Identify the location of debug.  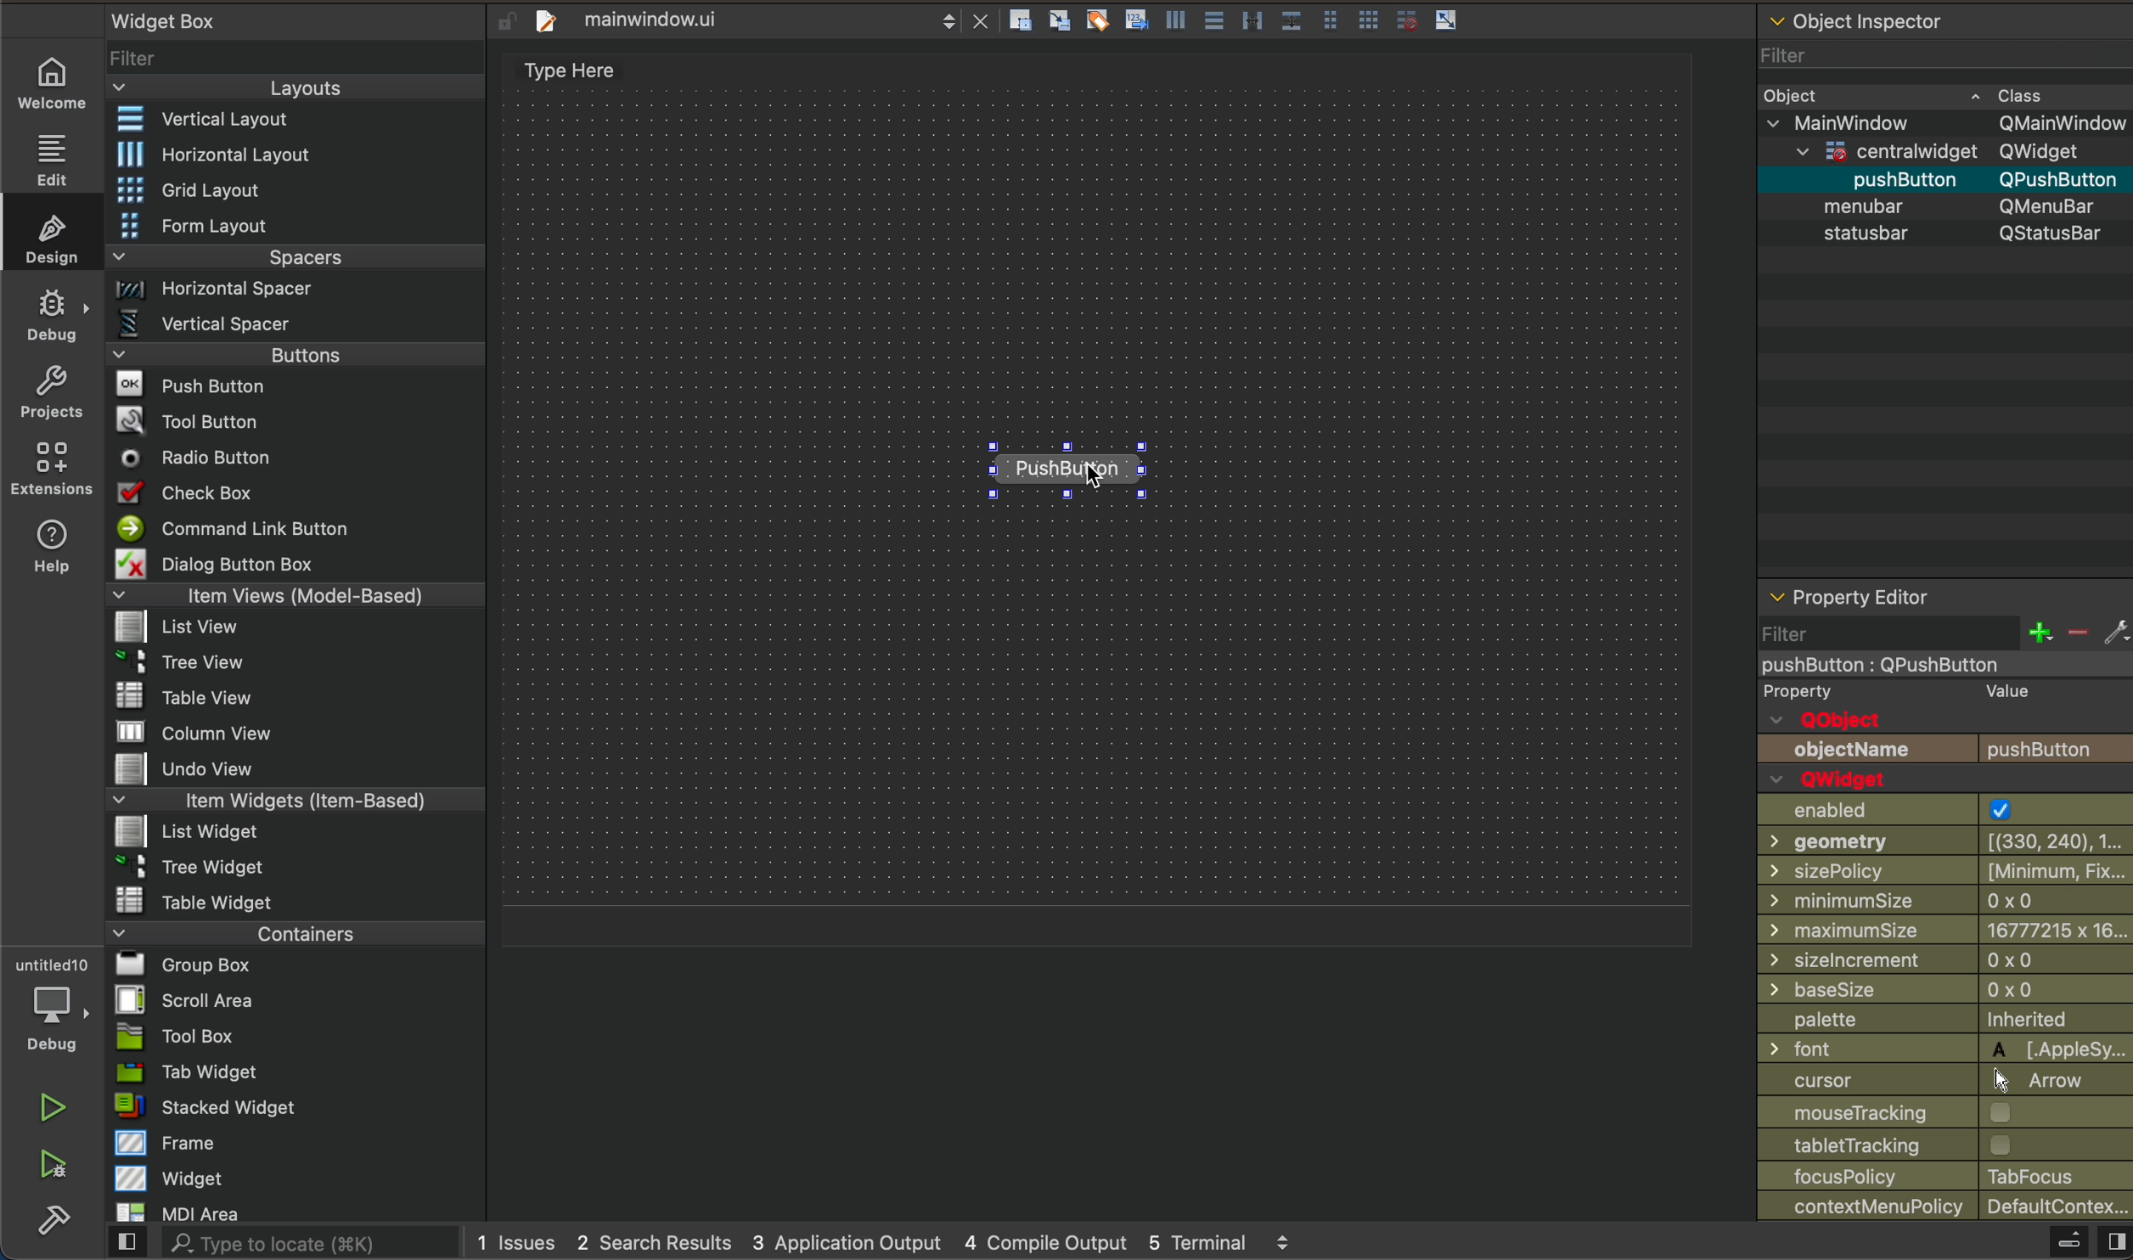
(50, 317).